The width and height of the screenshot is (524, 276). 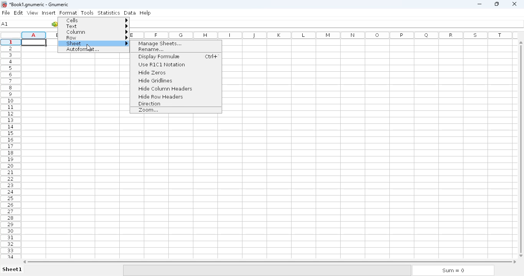 I want to click on data, so click(x=130, y=13).